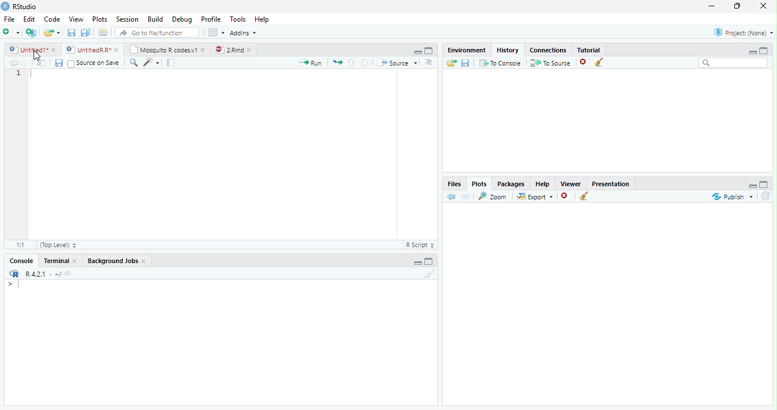  I want to click on Go to previous section of code, so click(351, 64).